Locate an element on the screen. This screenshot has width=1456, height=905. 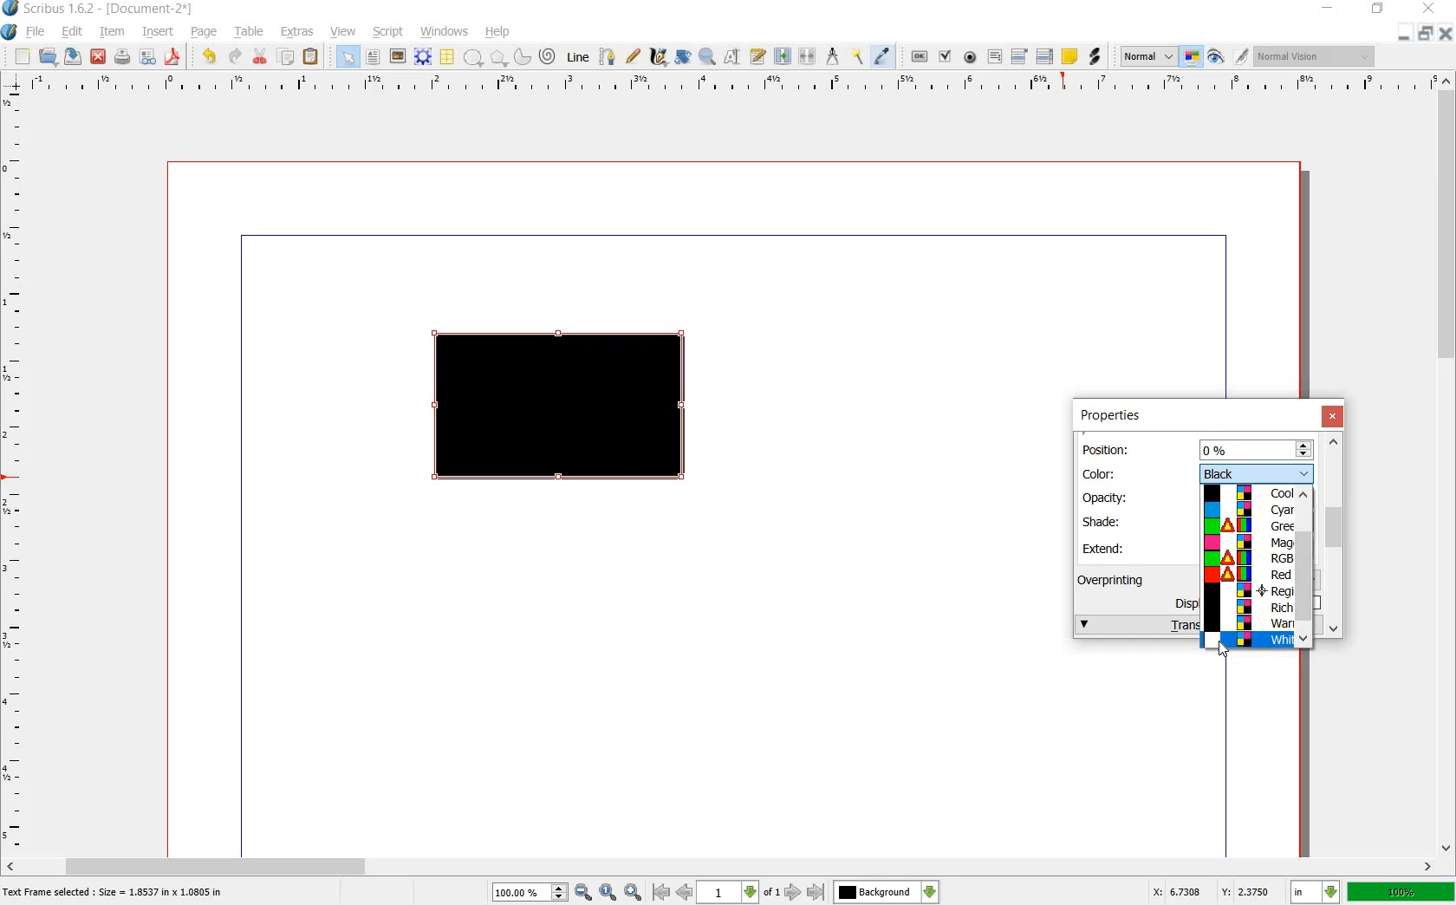
shape is located at coordinates (473, 58).